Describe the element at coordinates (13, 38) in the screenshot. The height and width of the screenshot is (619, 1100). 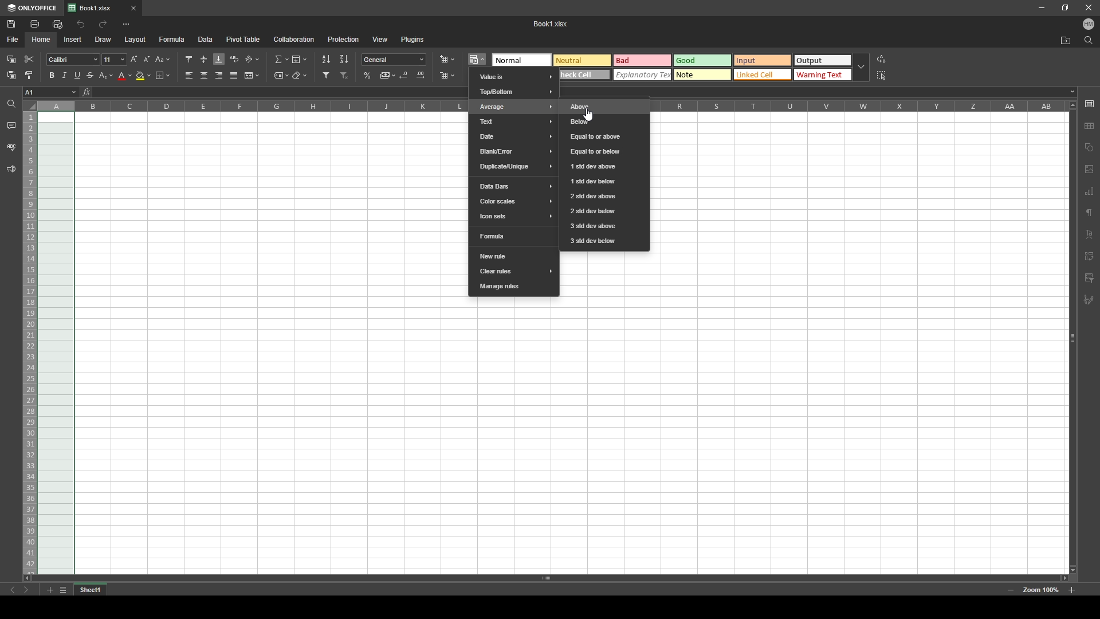
I see `file` at that location.